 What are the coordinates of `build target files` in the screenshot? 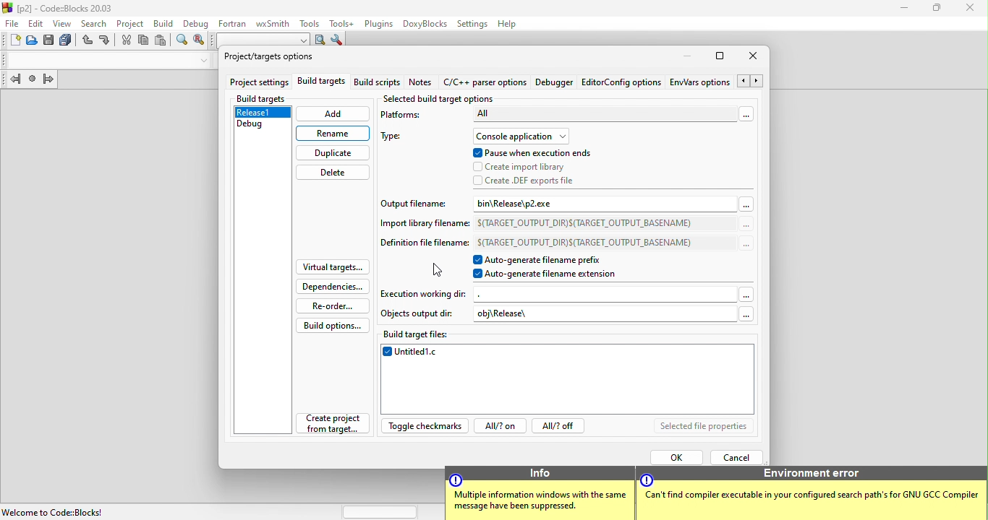 It's located at (568, 337).